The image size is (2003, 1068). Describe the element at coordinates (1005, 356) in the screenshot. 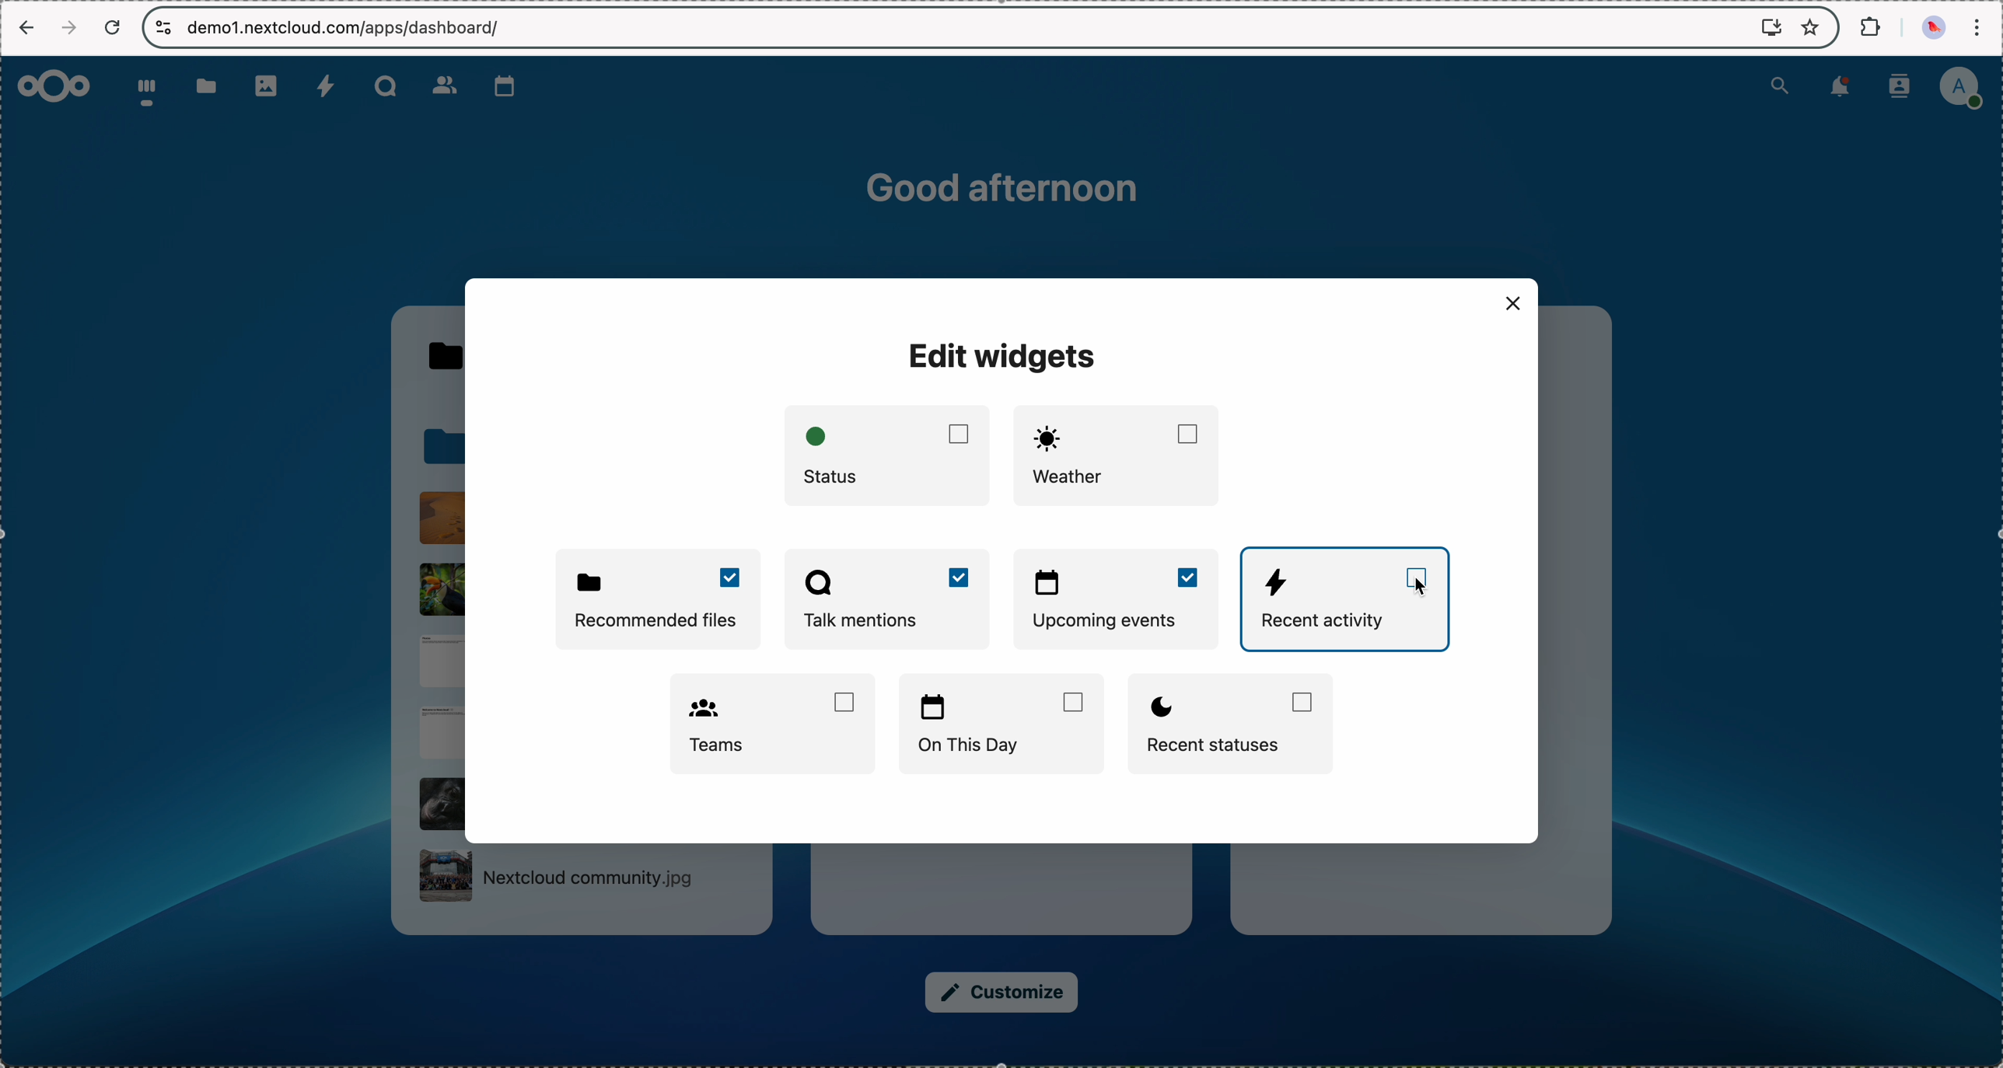

I see `edit widgets` at that location.